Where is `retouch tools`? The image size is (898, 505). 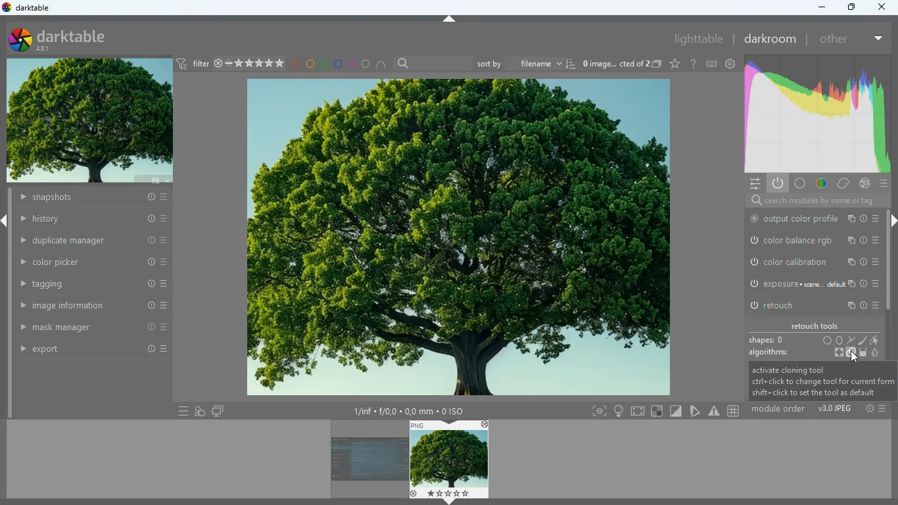
retouch tools is located at coordinates (816, 325).